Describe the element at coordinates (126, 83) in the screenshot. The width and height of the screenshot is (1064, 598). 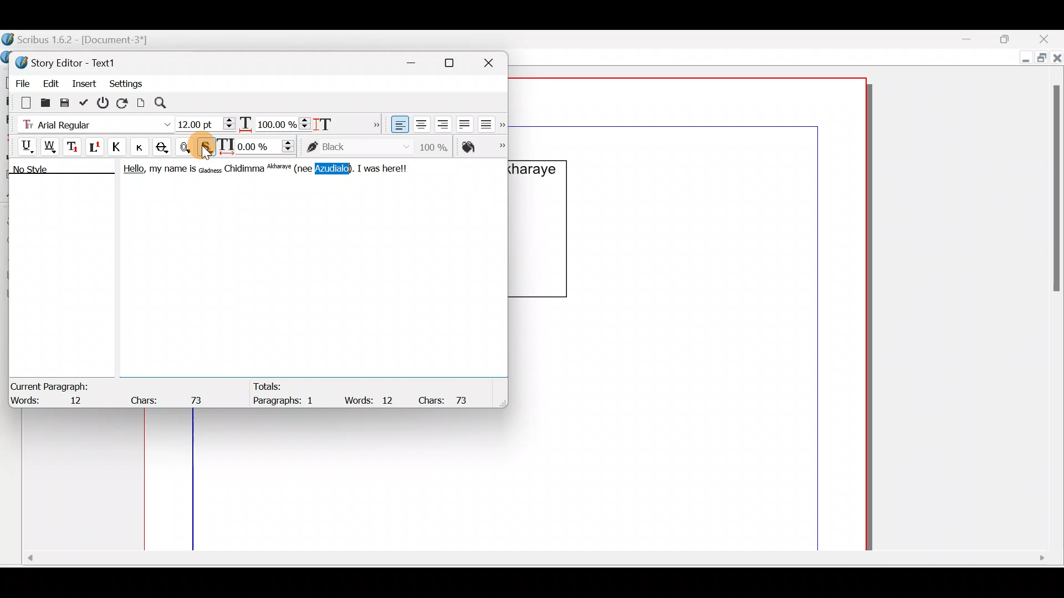
I see `Settings` at that location.